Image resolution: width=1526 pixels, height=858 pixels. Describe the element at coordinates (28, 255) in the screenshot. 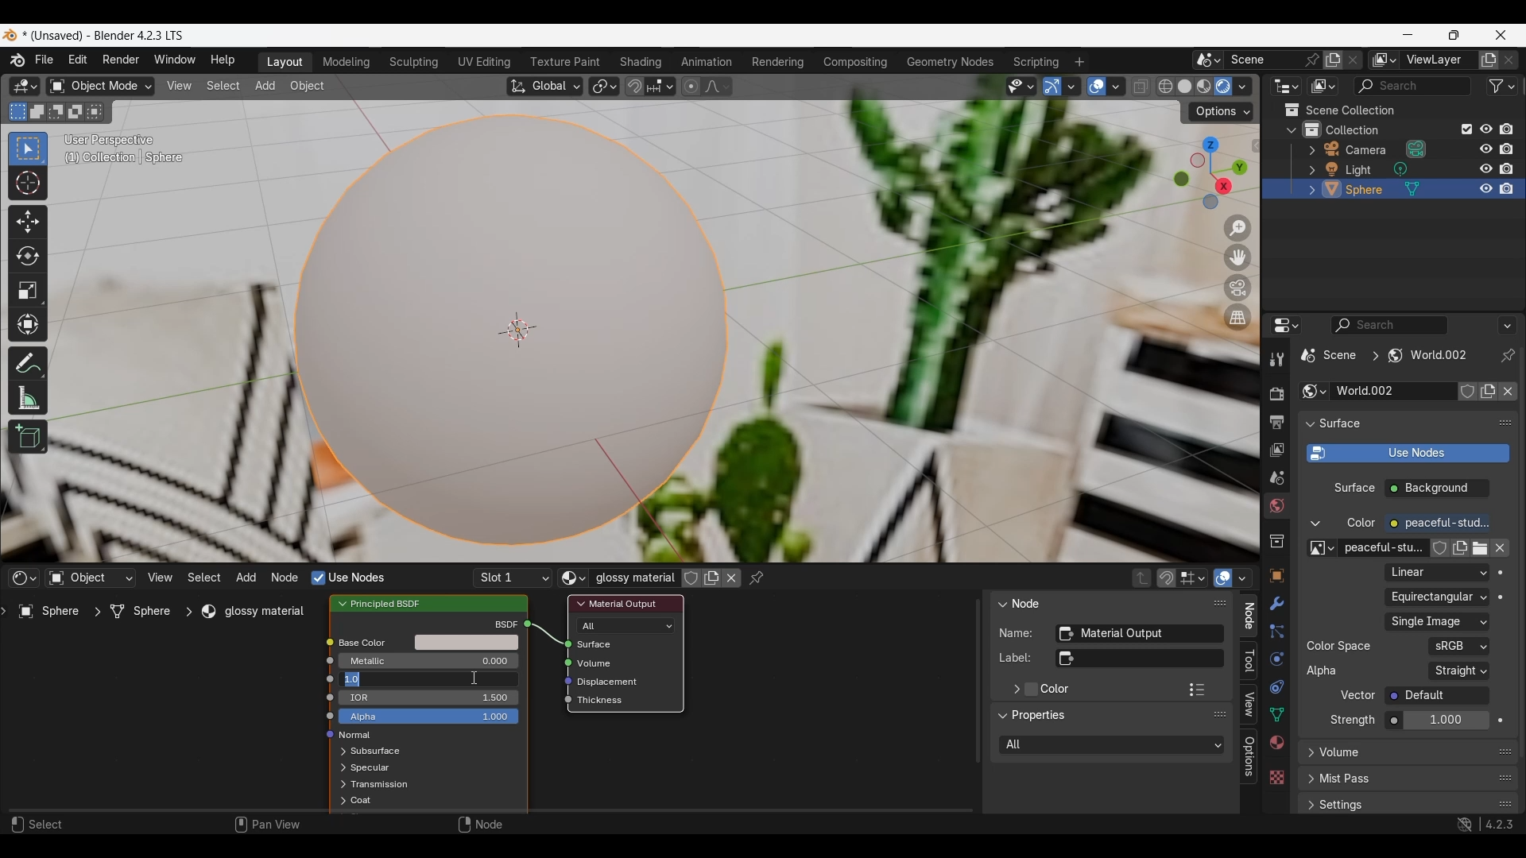

I see `Rotate` at that location.